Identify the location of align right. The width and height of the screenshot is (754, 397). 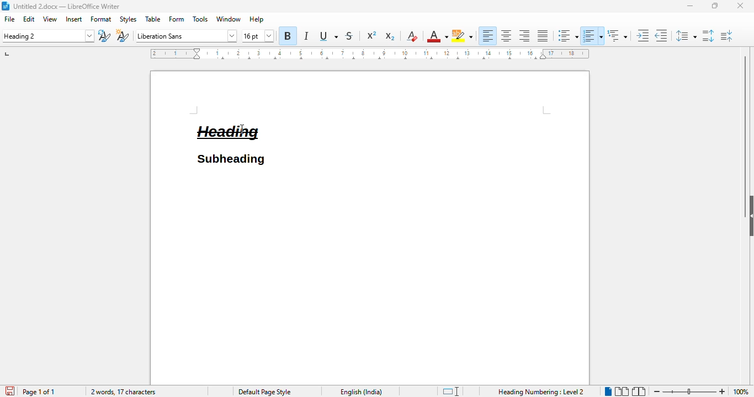
(524, 35).